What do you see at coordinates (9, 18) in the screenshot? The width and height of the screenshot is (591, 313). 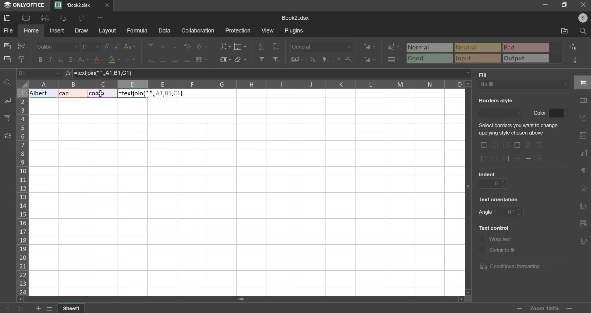 I see `save` at bounding box center [9, 18].